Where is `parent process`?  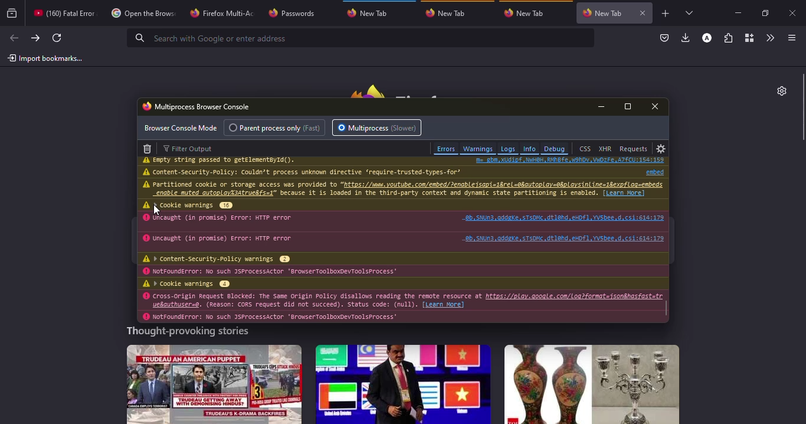 parent process is located at coordinates (277, 128).